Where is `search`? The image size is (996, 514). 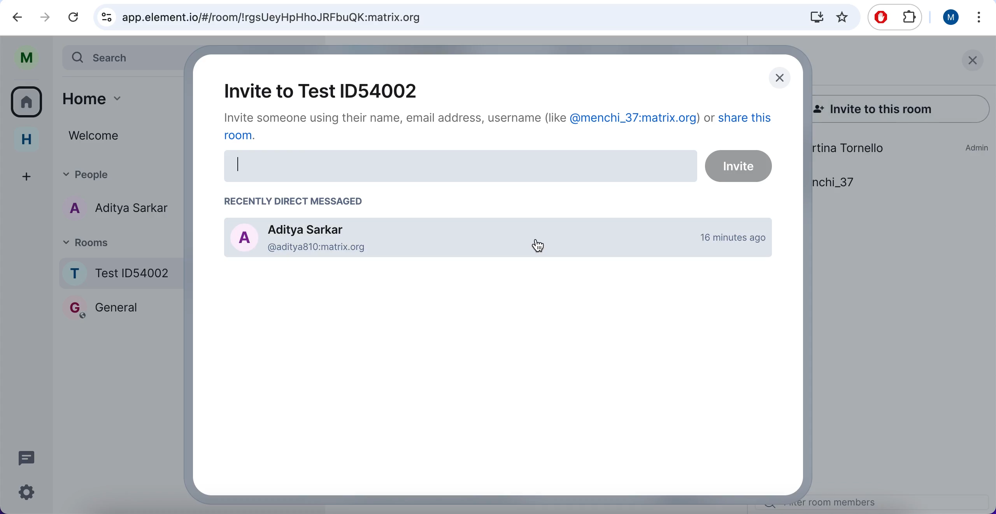 search is located at coordinates (121, 60).